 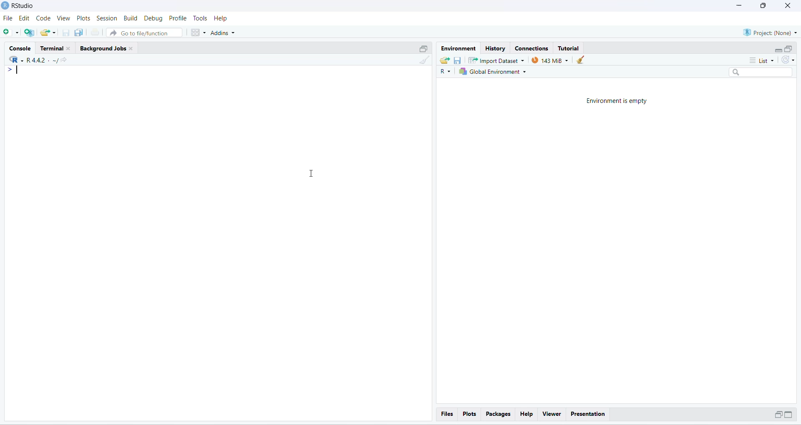 What do you see at coordinates (470, 414) in the screenshot?
I see `plots` at bounding box center [470, 414].